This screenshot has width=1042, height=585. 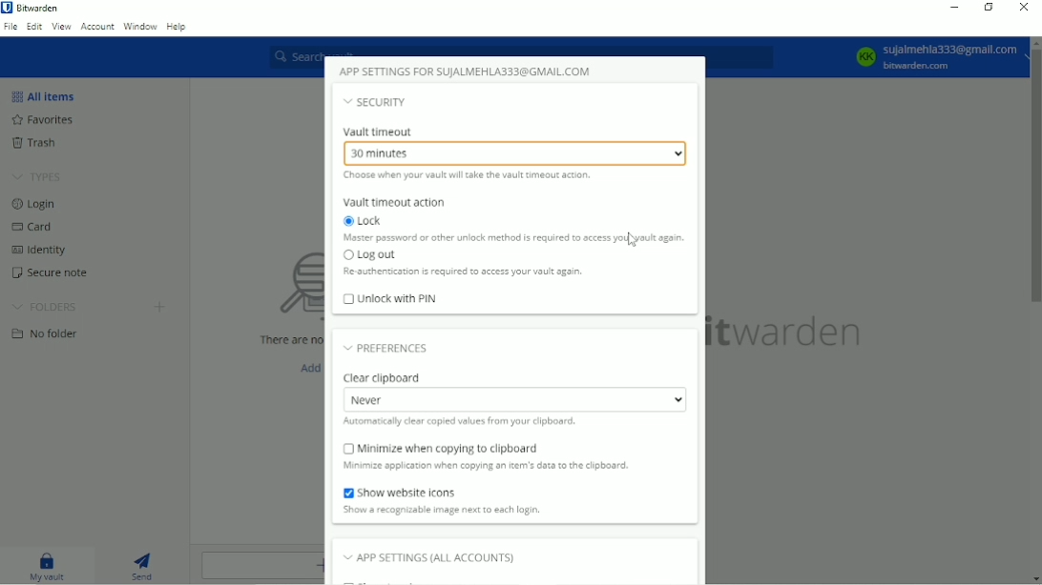 I want to click on Reauthentication is required to access your vault again., so click(x=469, y=272).